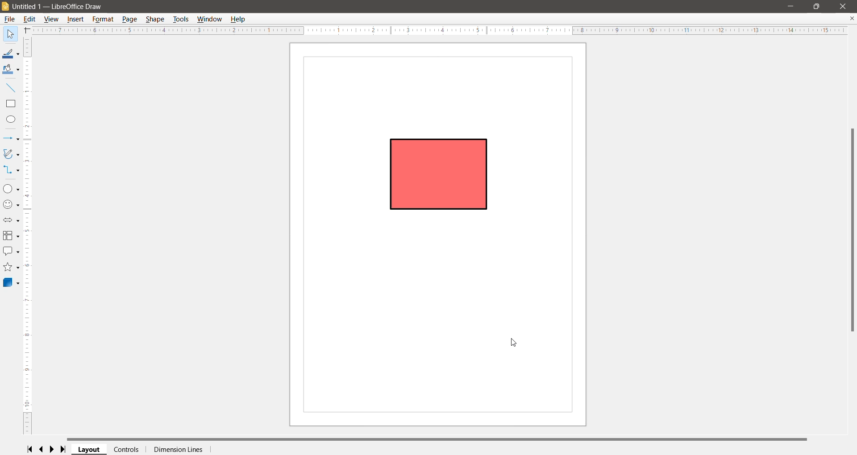 The height and width of the screenshot is (455, 857). What do you see at coordinates (178, 450) in the screenshot?
I see `Dimension Lines` at bounding box center [178, 450].